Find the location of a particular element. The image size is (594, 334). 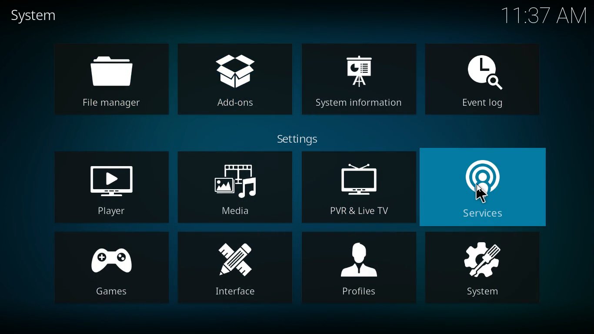

system is located at coordinates (487, 268).